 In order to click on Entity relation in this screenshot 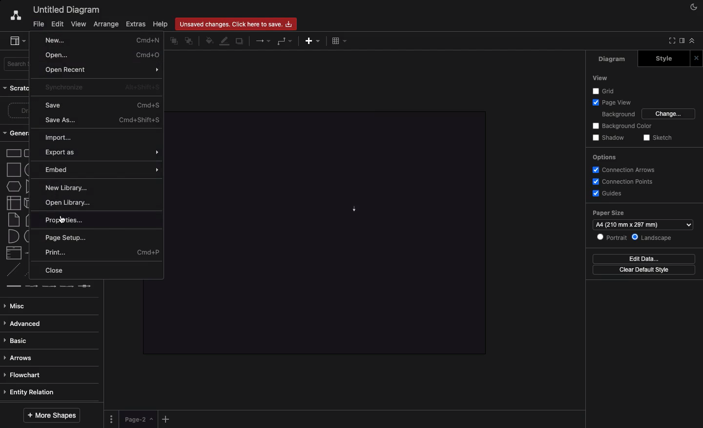, I will do `click(34, 392)`.